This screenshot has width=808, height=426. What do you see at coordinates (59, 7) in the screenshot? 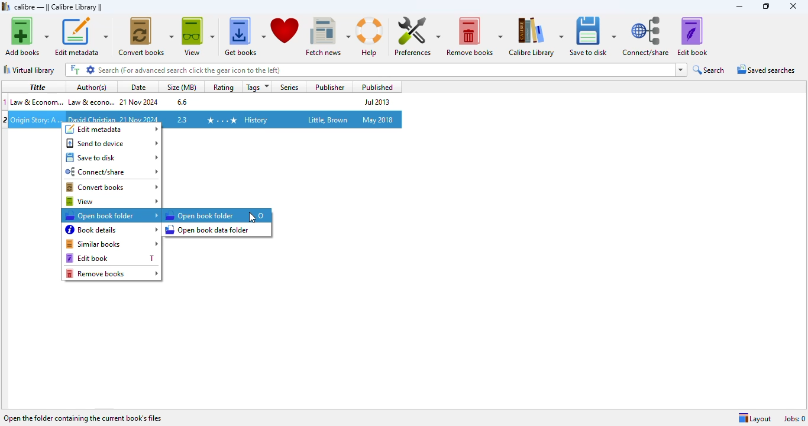
I see `calibre library` at bounding box center [59, 7].